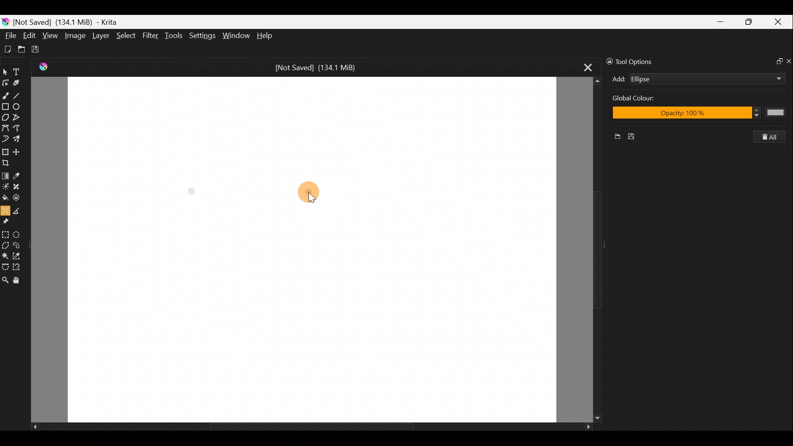 The height and width of the screenshot is (446, 793). Describe the element at coordinates (5, 175) in the screenshot. I see `Draw a gradient` at that location.